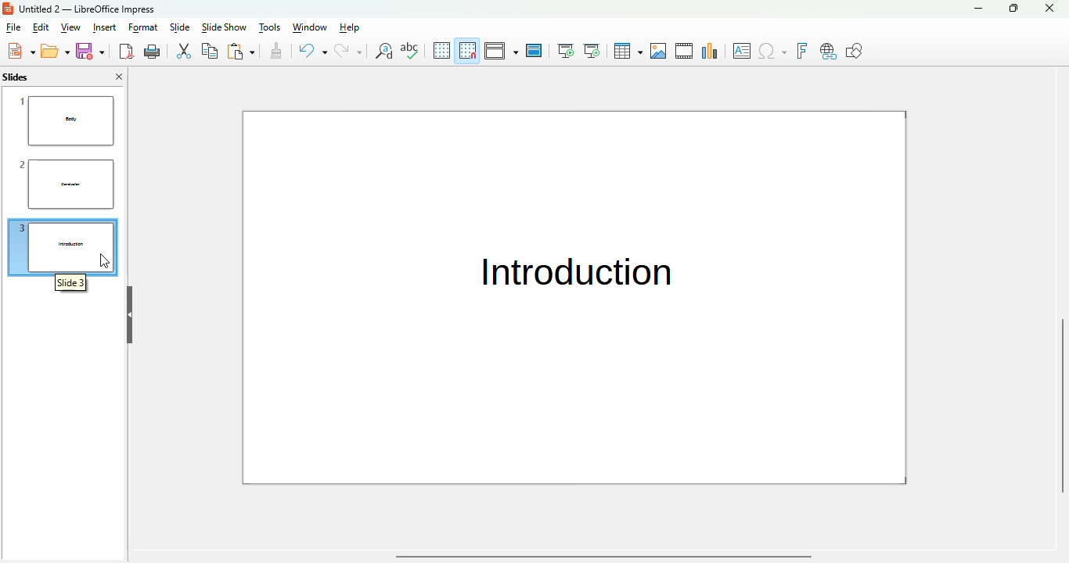  Describe the element at coordinates (210, 50) in the screenshot. I see `copy` at that location.